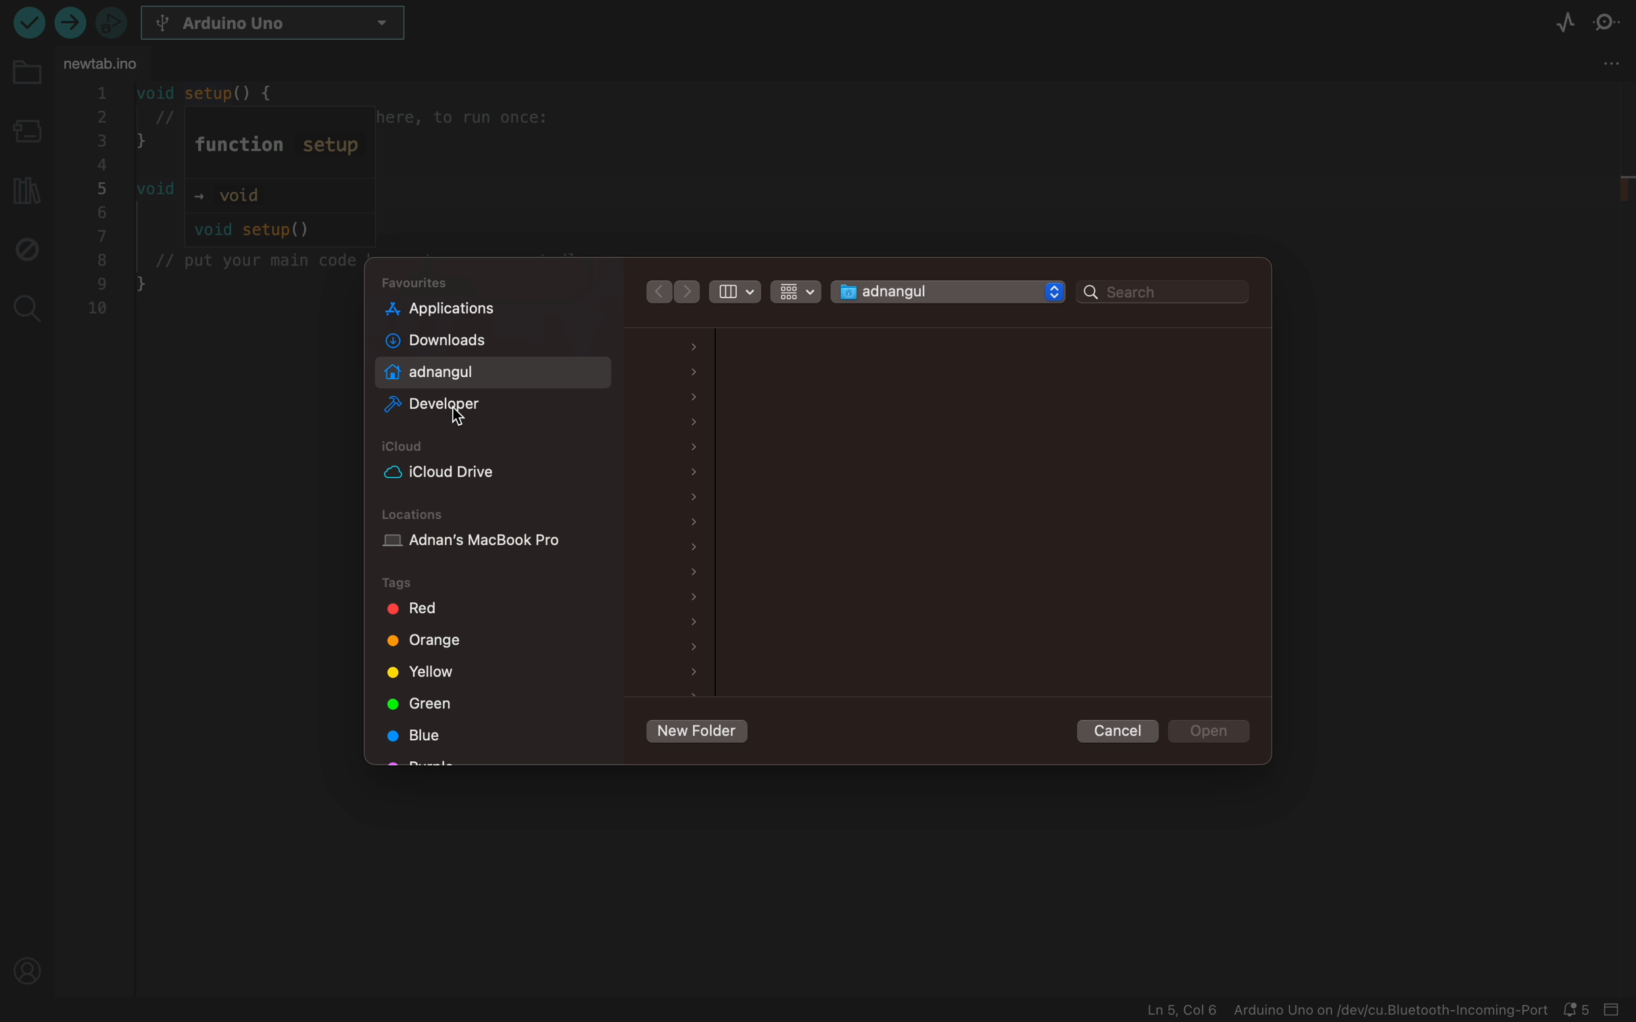 The height and width of the screenshot is (1022, 1636). I want to click on newtab.io, so click(102, 63).